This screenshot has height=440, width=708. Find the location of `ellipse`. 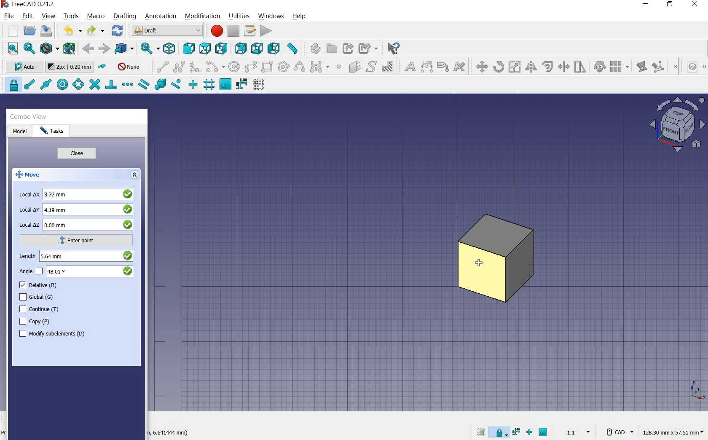

ellipse is located at coordinates (251, 67).